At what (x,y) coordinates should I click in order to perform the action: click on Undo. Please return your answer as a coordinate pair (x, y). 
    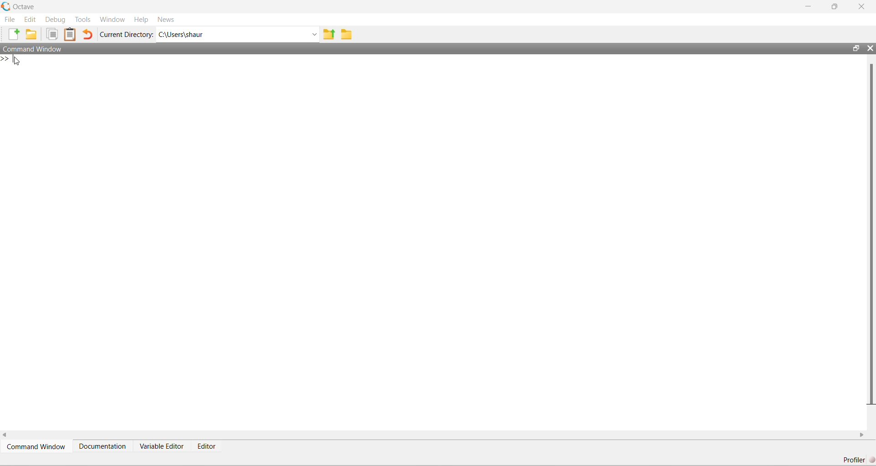
    Looking at the image, I should click on (88, 34).